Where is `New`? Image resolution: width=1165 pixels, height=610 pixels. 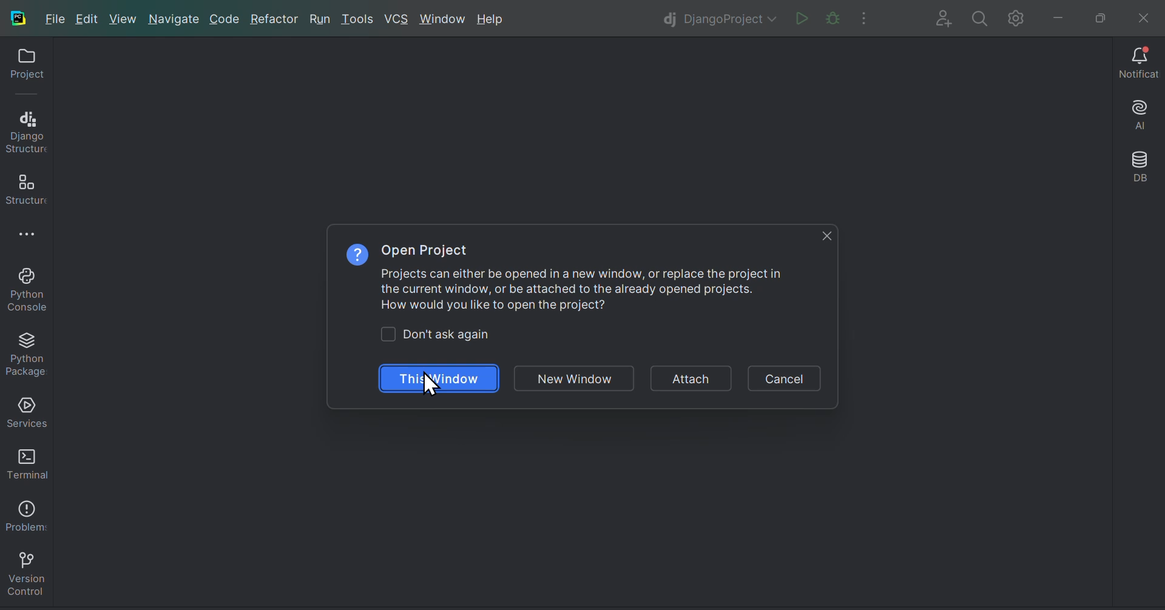 New is located at coordinates (124, 20).